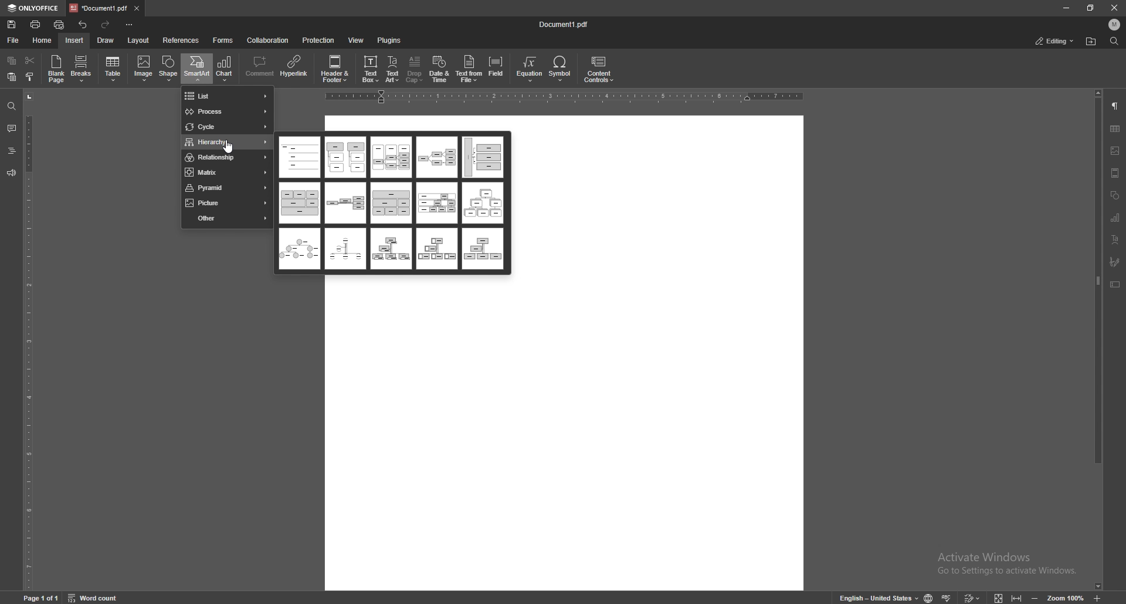 The width and height of the screenshot is (1126, 604). What do you see at coordinates (469, 68) in the screenshot?
I see `text from field` at bounding box center [469, 68].